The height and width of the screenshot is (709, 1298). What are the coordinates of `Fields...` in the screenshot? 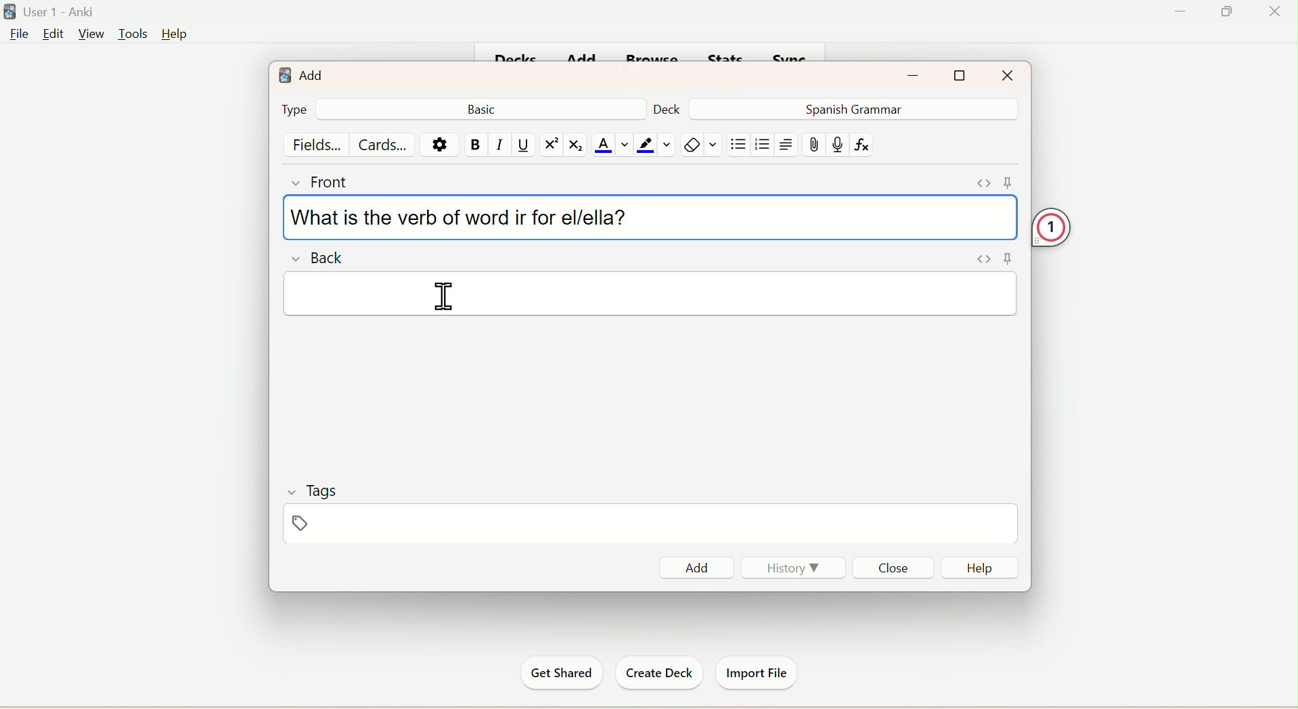 It's located at (318, 143).